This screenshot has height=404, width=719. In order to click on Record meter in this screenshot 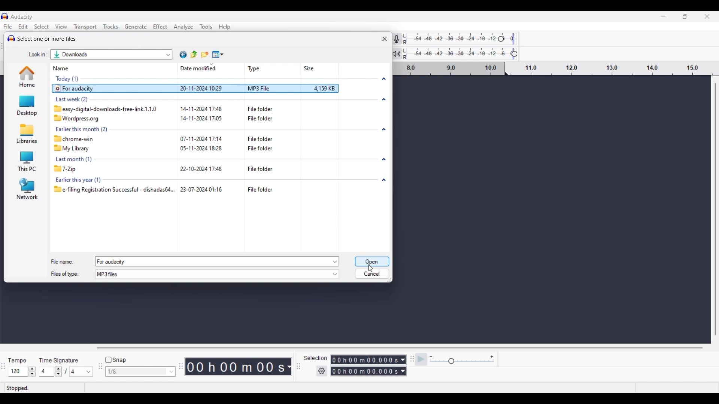, I will do `click(401, 39)`.